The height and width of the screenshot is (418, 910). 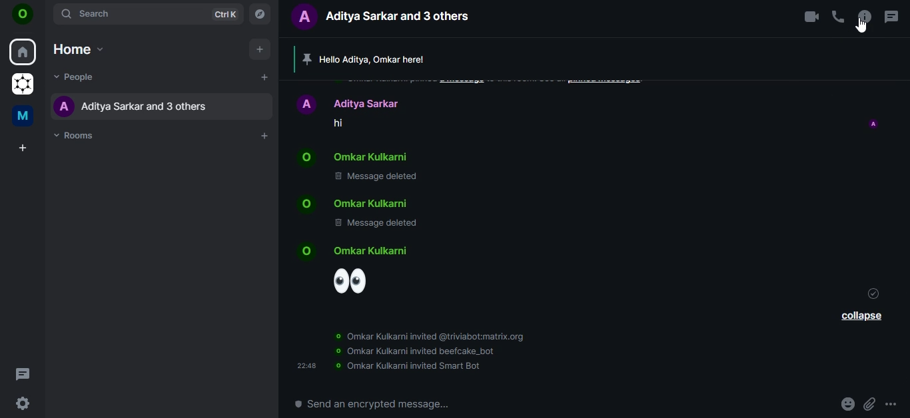 I want to click on options, so click(x=892, y=403).